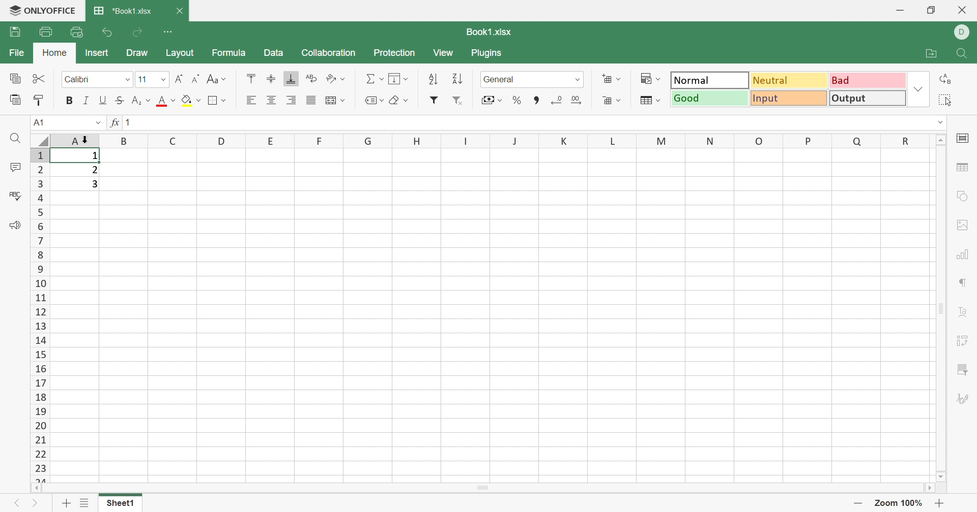 This screenshot has height=512, width=977. Describe the element at coordinates (374, 78) in the screenshot. I see `Summation` at that location.